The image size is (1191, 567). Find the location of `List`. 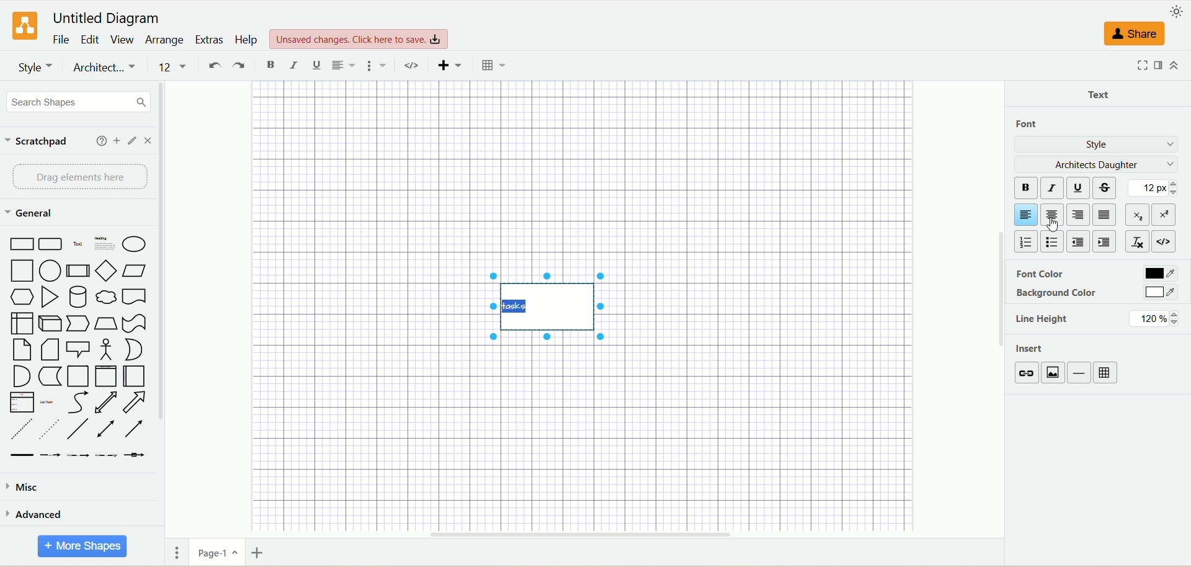

List is located at coordinates (22, 403).